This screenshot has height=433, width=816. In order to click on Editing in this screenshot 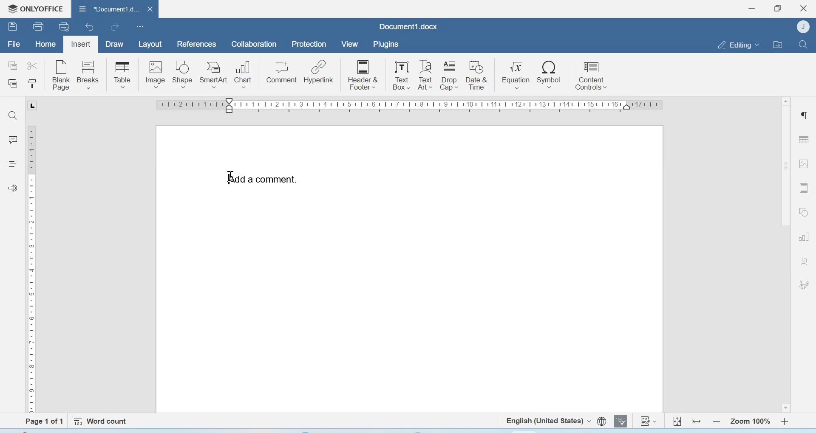, I will do `click(738, 45)`.